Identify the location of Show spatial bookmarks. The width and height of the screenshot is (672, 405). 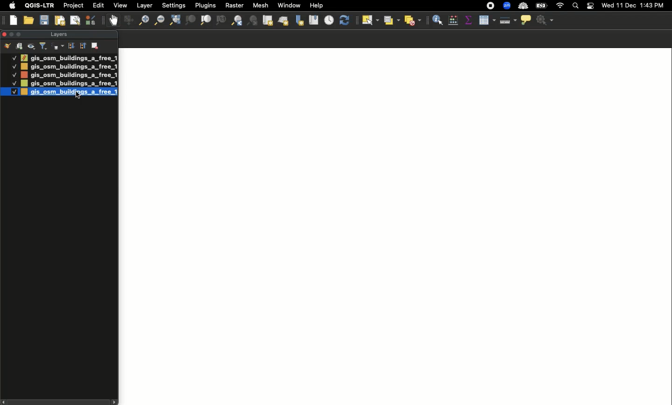
(314, 19).